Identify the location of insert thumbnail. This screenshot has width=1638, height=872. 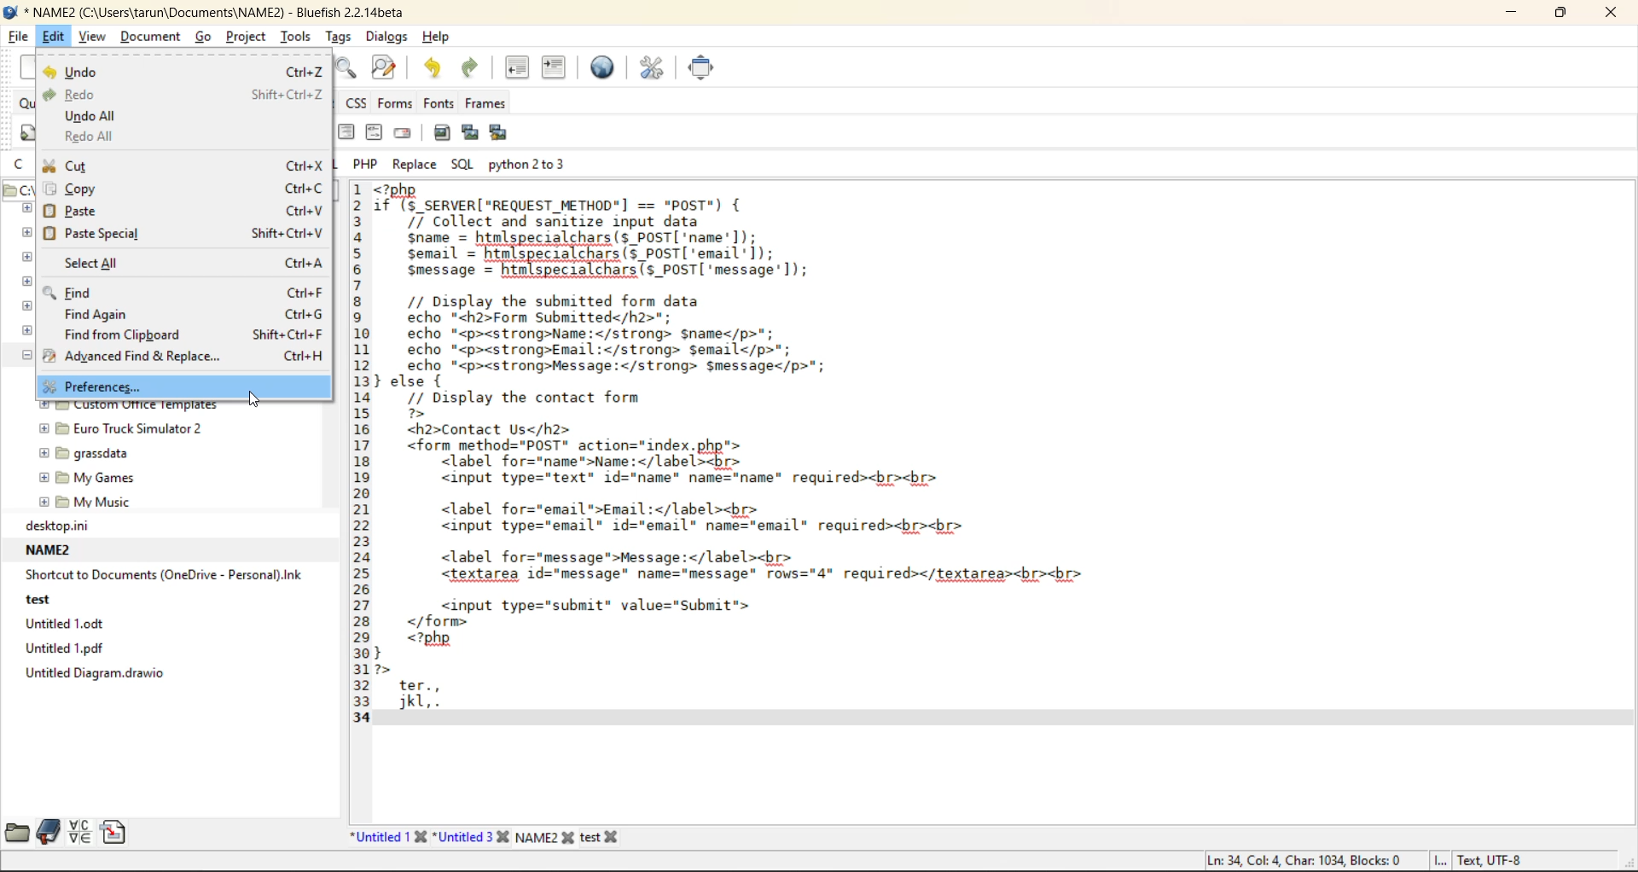
(469, 131).